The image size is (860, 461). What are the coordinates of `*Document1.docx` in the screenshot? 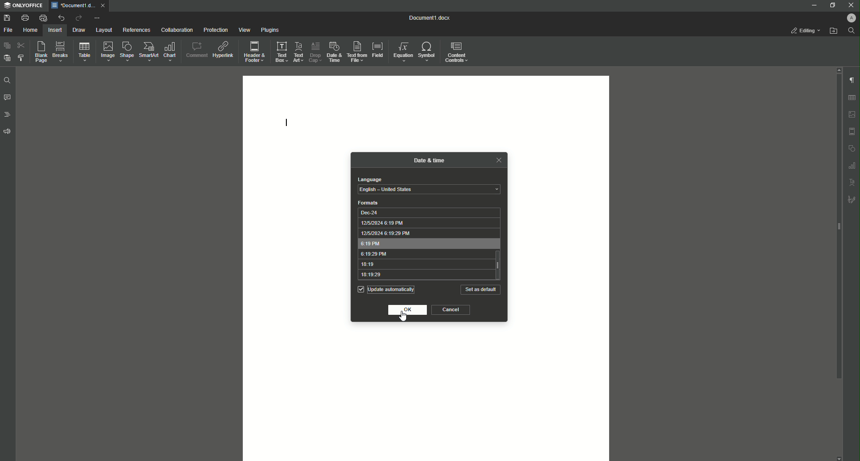 It's located at (73, 5).